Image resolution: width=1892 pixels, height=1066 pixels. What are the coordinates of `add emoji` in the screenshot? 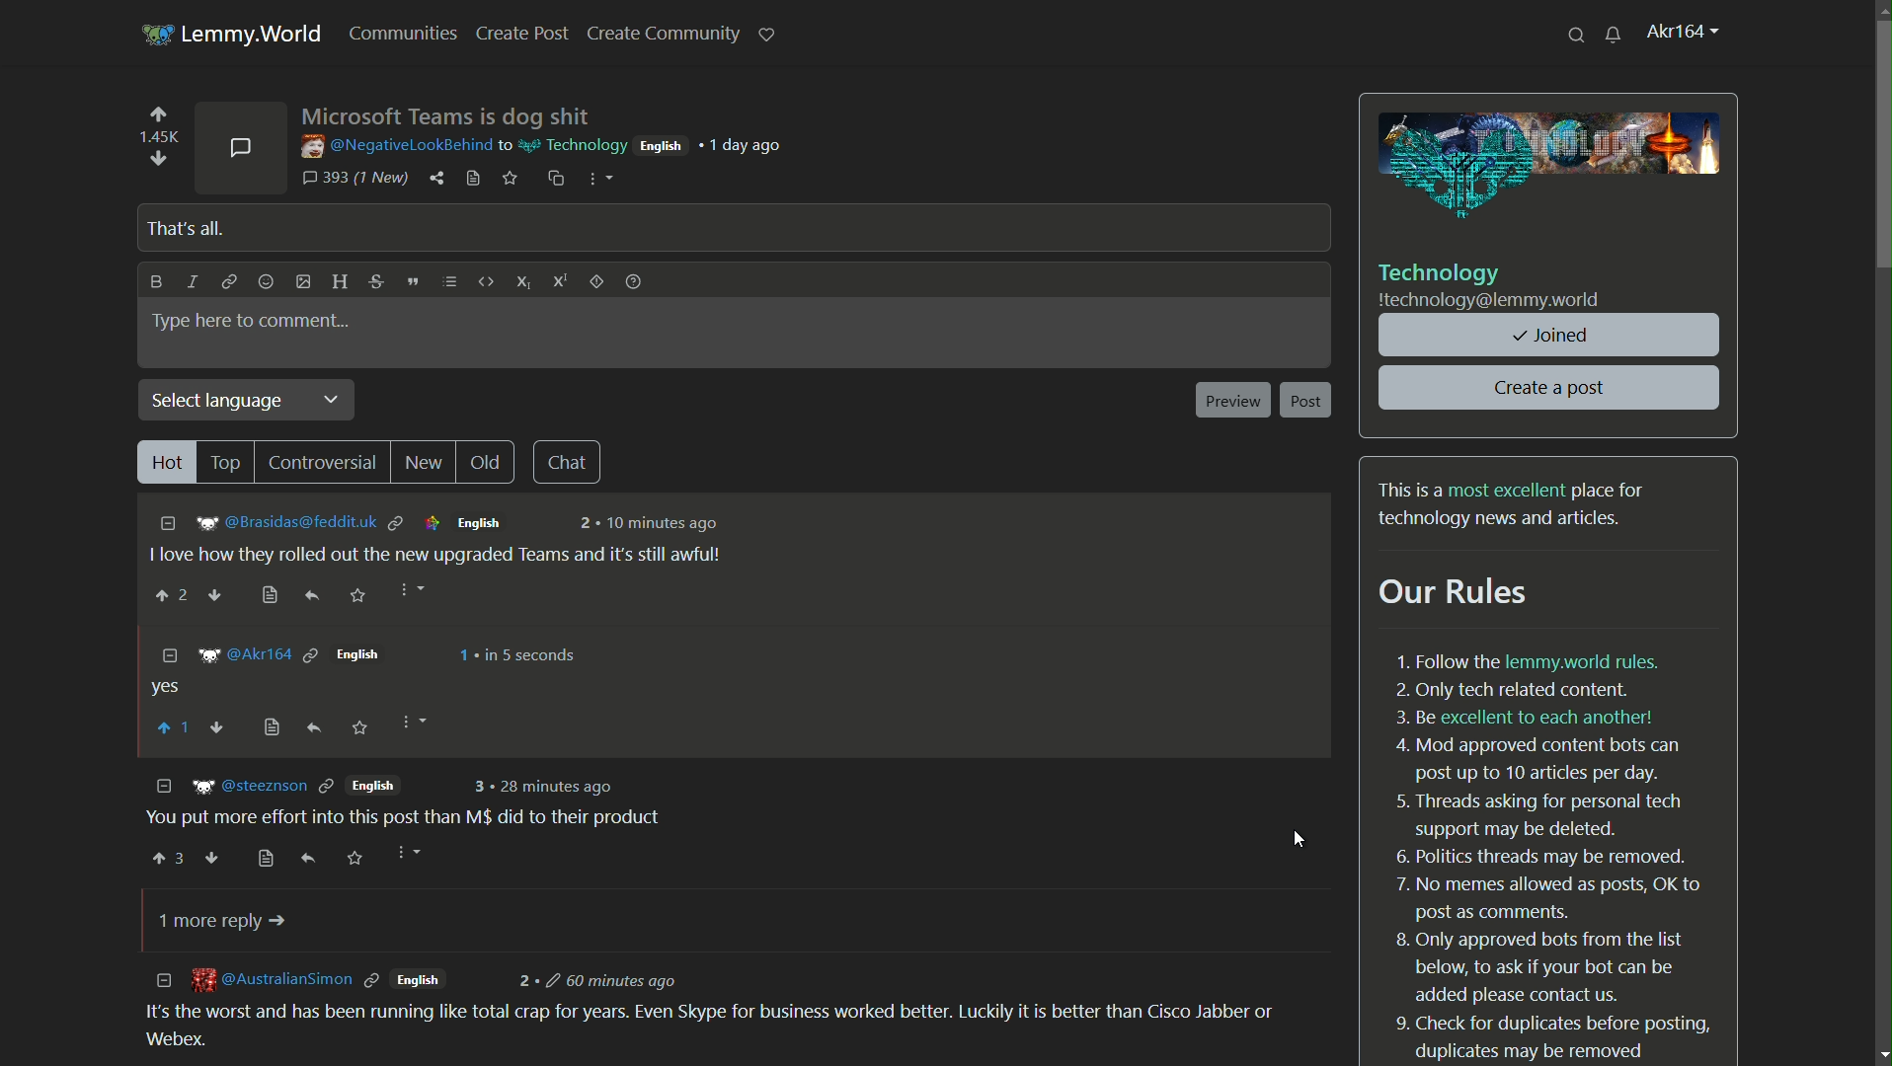 It's located at (266, 282).